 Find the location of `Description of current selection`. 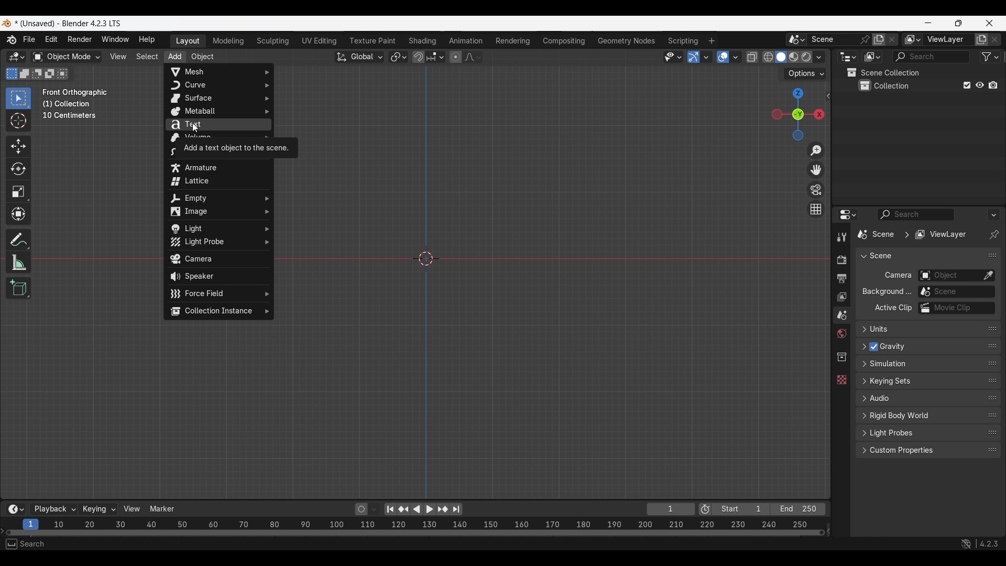

Description of current selection is located at coordinates (240, 149).